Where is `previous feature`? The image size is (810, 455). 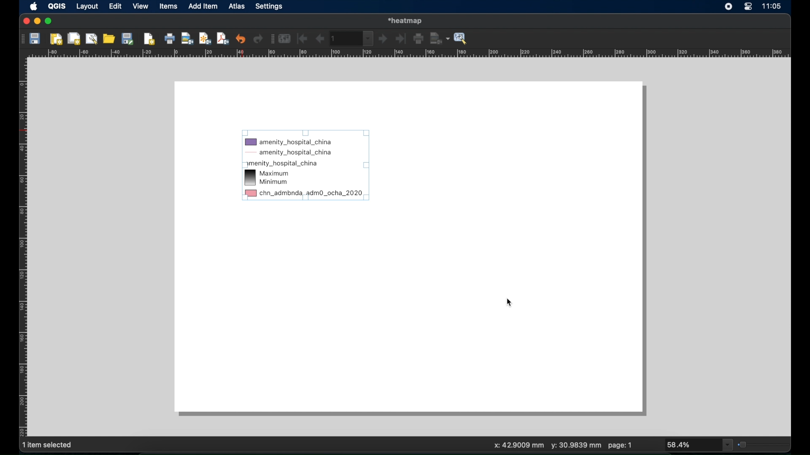 previous feature is located at coordinates (319, 39).